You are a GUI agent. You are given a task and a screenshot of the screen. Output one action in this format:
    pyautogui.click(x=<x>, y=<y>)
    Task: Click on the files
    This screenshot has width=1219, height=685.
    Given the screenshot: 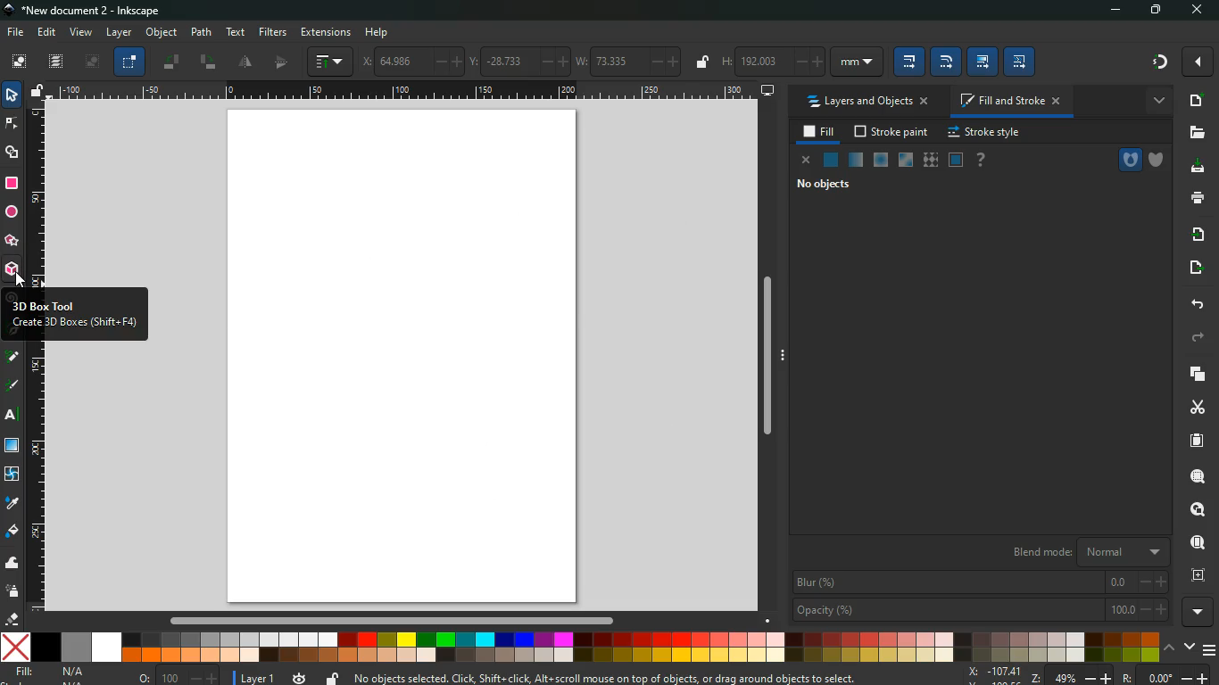 What is the action you would take?
    pyautogui.click(x=1195, y=134)
    